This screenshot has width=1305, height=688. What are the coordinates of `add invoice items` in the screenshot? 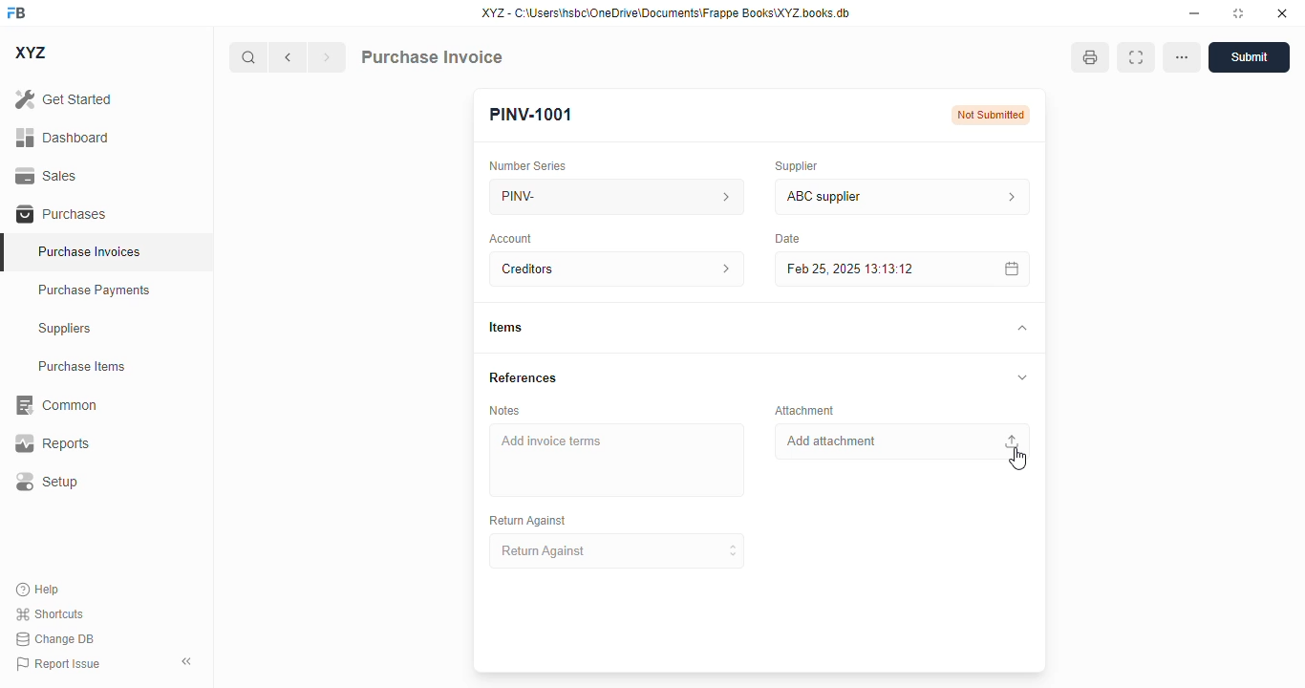 It's located at (615, 460).